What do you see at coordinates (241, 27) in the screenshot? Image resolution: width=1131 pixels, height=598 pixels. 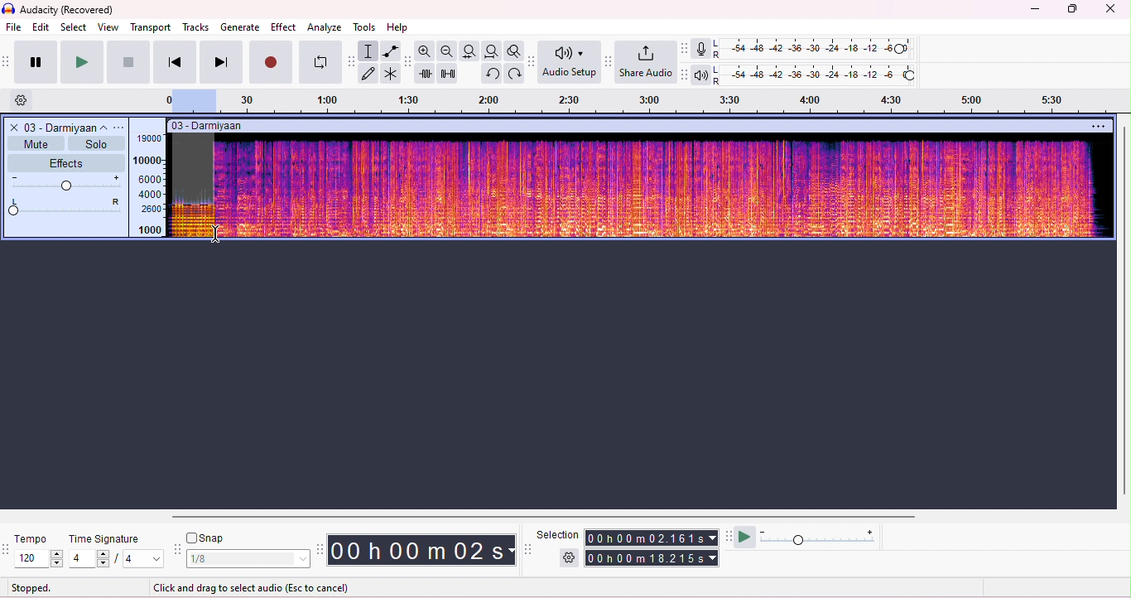 I see `generate` at bounding box center [241, 27].